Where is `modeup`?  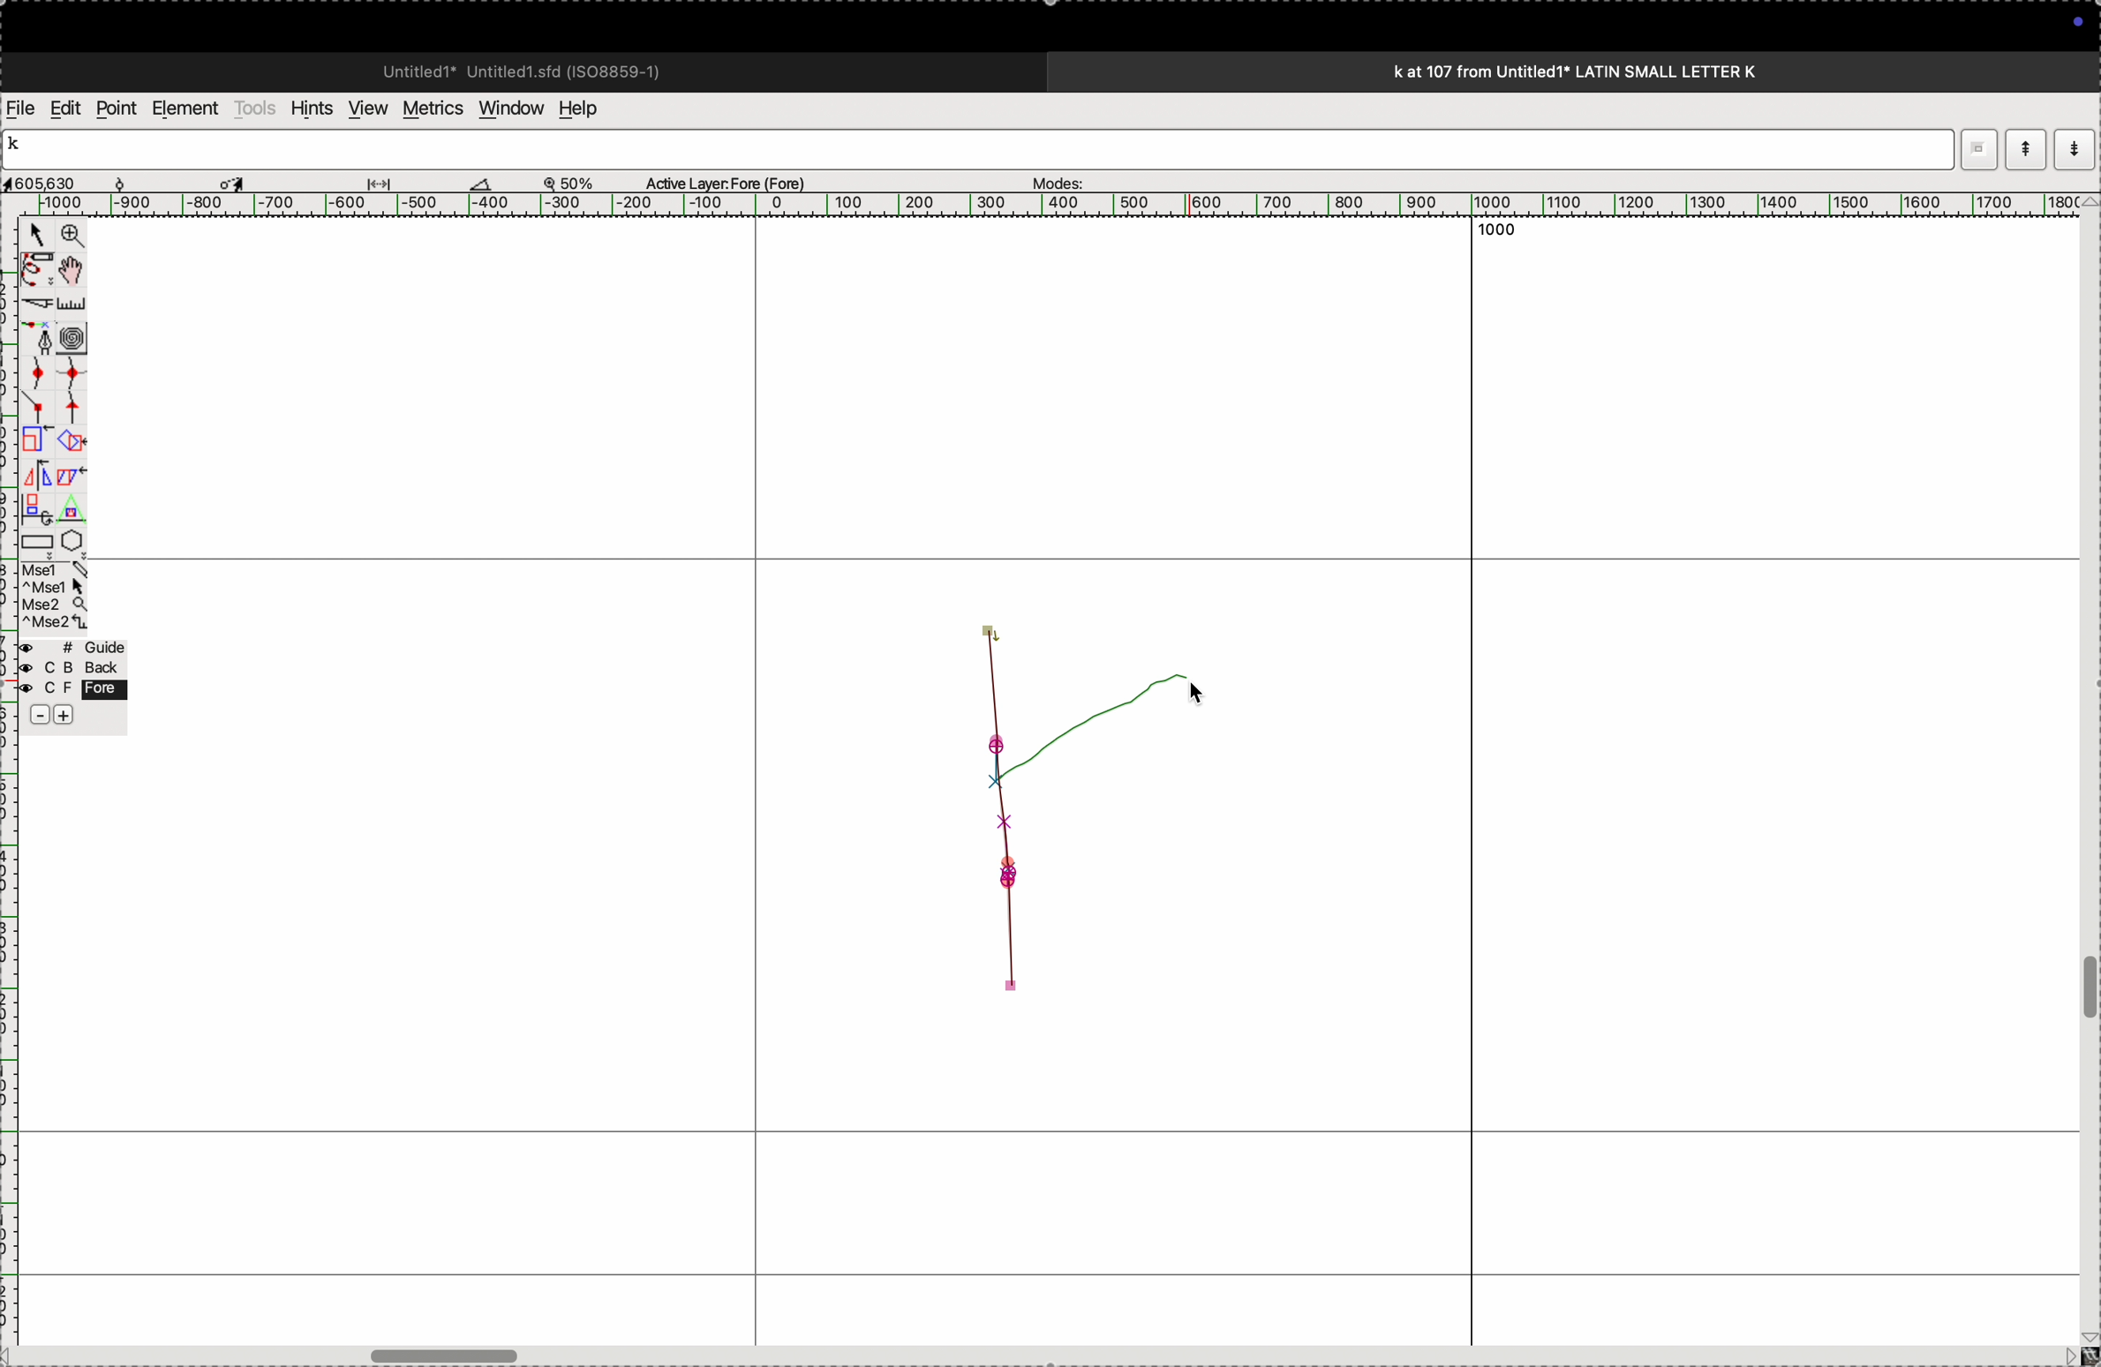 modeup is located at coordinates (2025, 148).